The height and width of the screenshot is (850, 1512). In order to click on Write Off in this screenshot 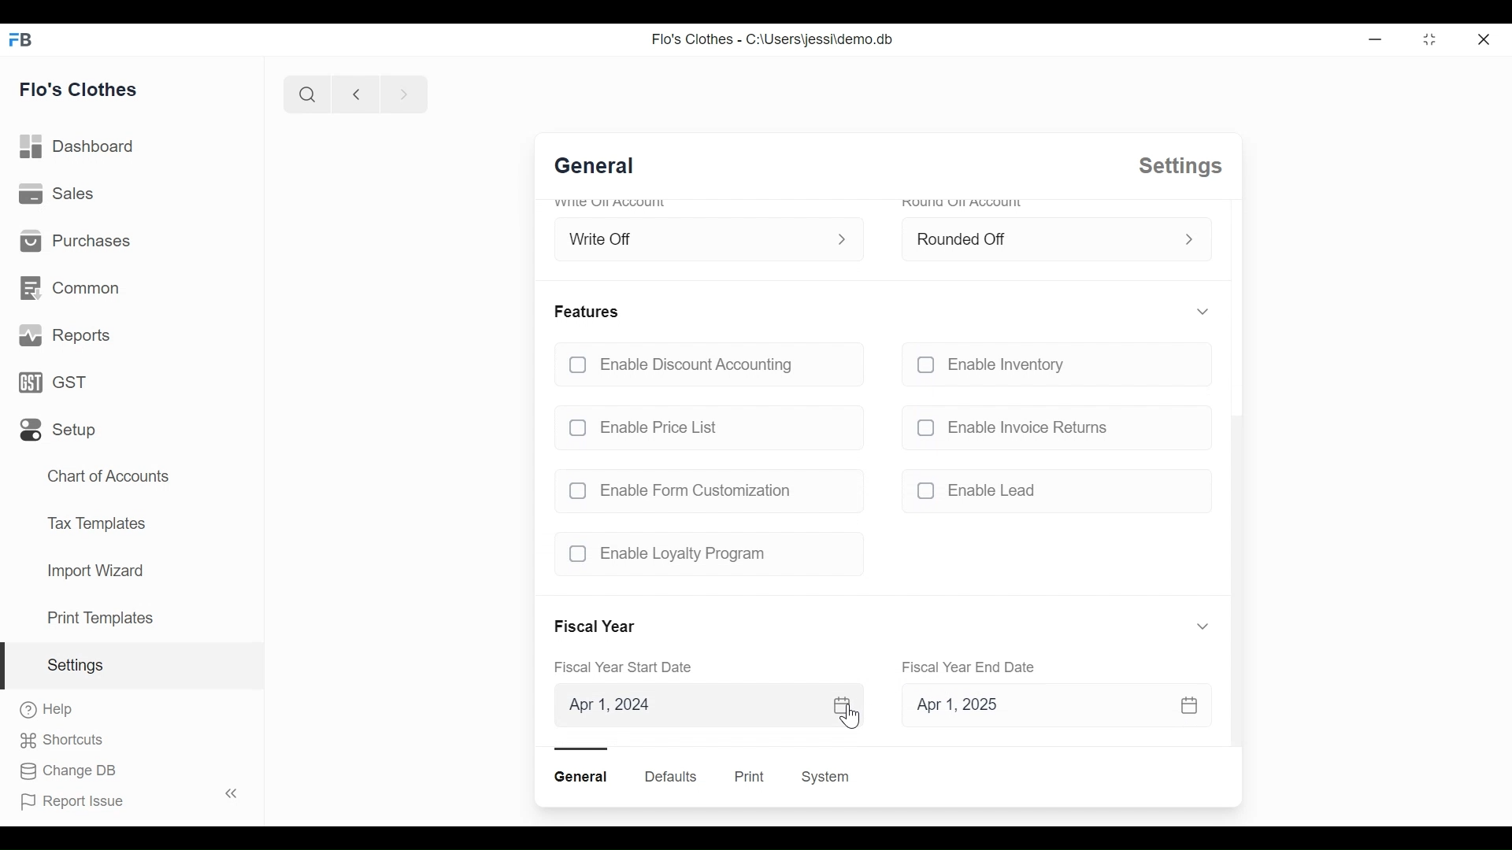, I will do `click(692, 235)`.